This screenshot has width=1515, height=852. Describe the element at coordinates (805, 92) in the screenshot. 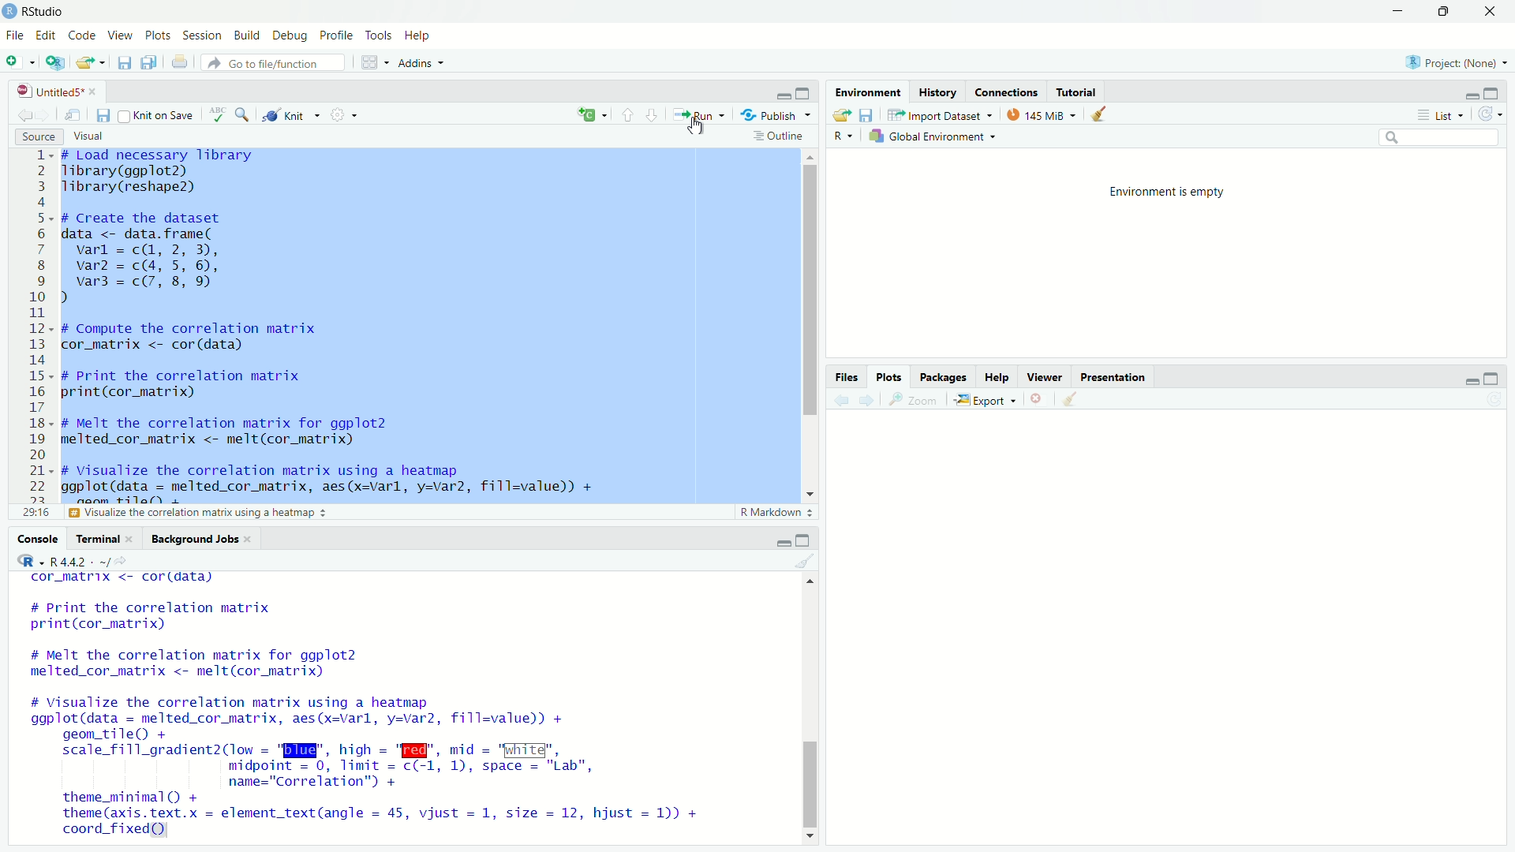

I see `maximize` at that location.